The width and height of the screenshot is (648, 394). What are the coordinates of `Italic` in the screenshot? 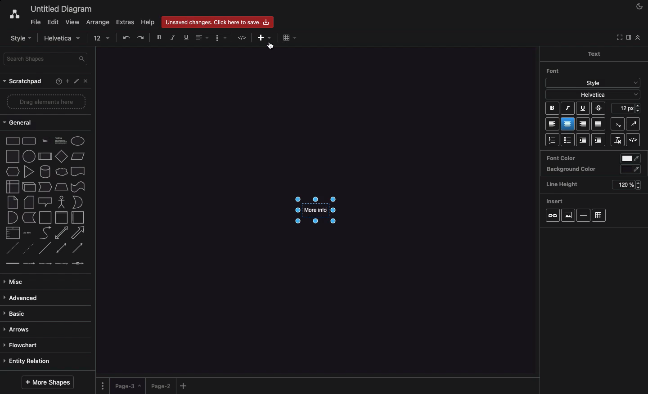 It's located at (567, 108).